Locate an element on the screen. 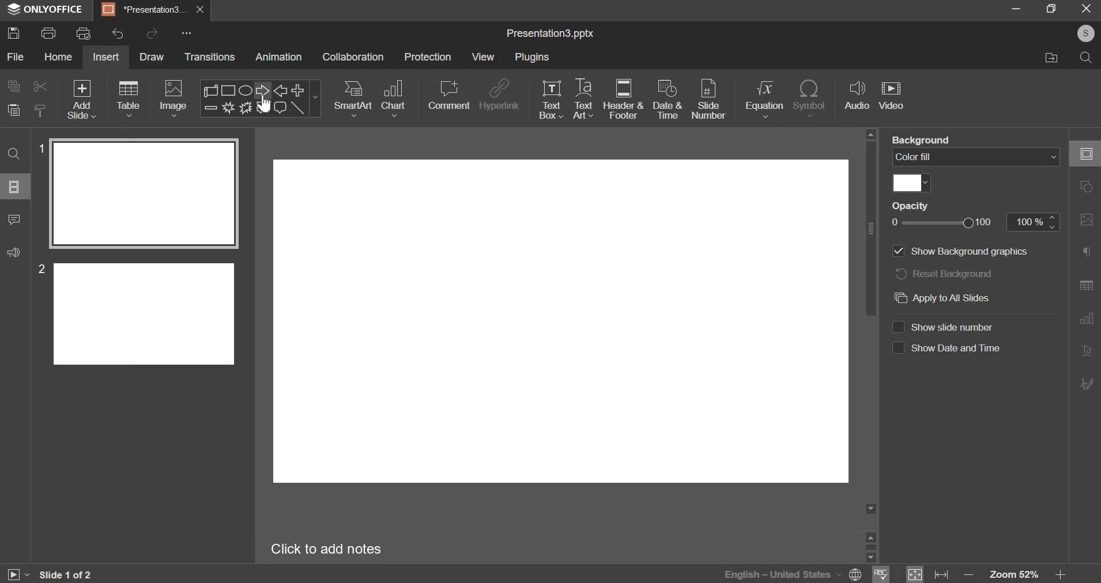  symbol is located at coordinates (809, 99).